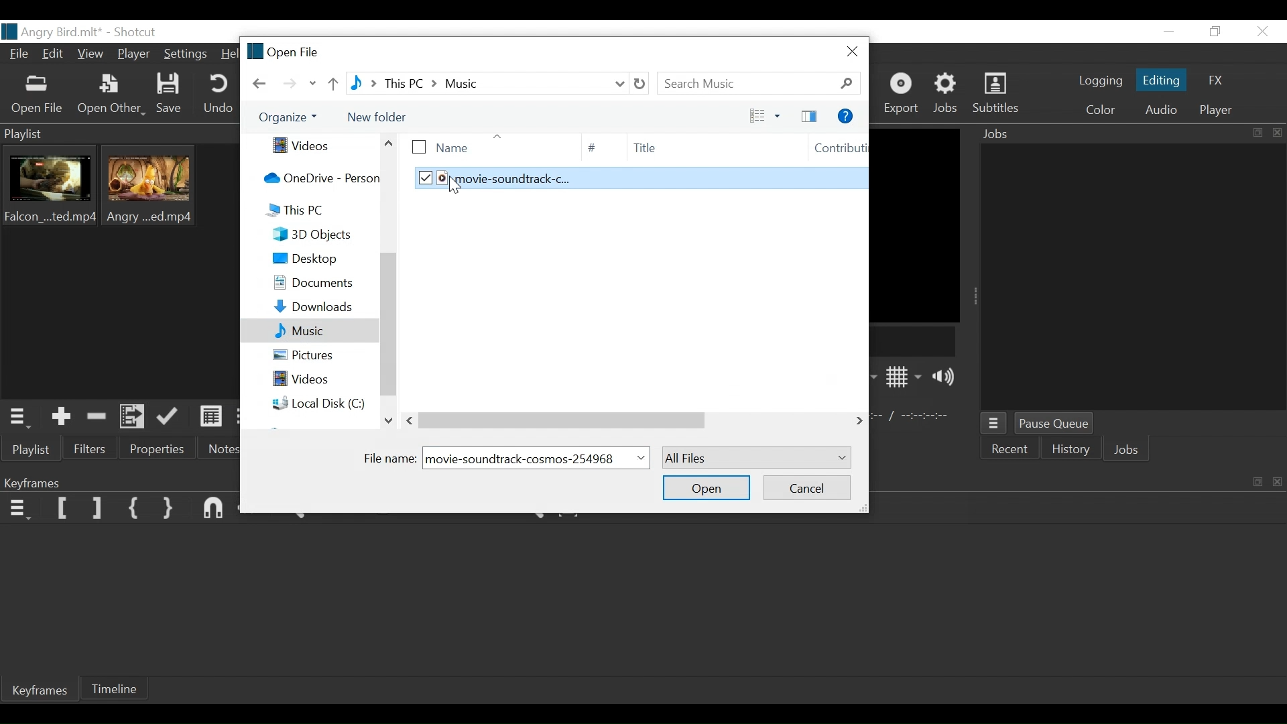 The width and height of the screenshot is (1287, 724). What do you see at coordinates (1168, 32) in the screenshot?
I see `Minimize` at bounding box center [1168, 32].